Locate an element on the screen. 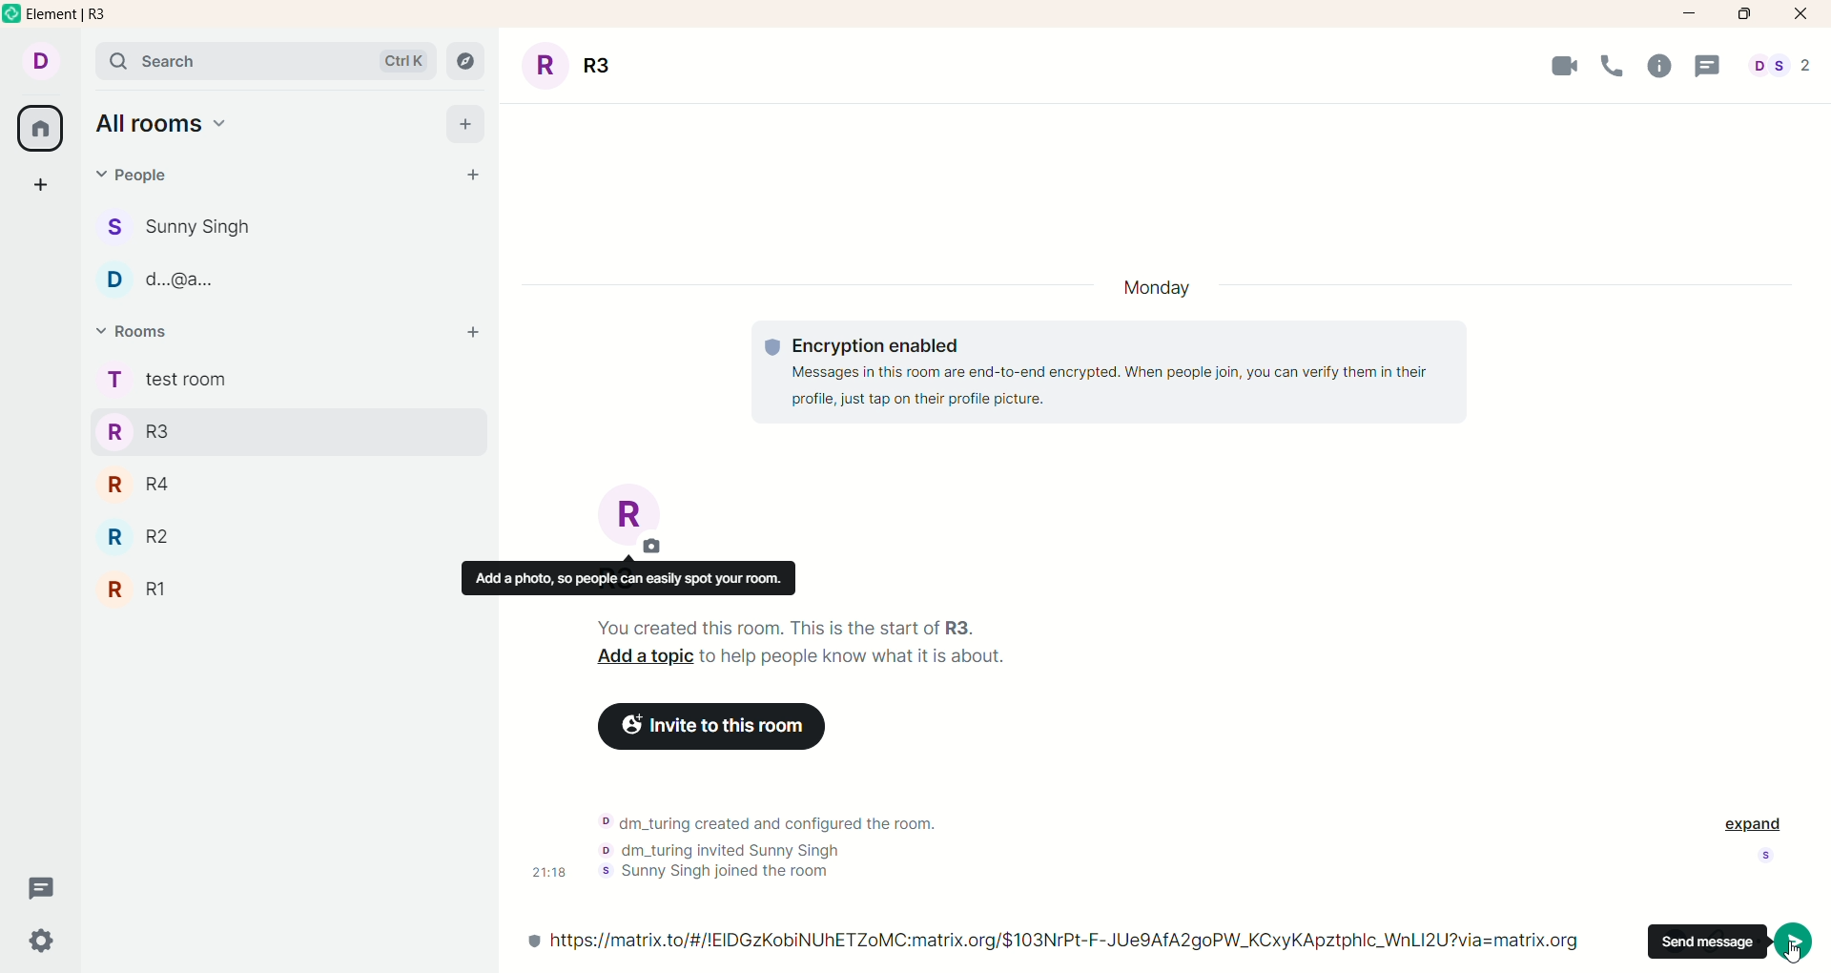  text is located at coordinates (1119, 374).